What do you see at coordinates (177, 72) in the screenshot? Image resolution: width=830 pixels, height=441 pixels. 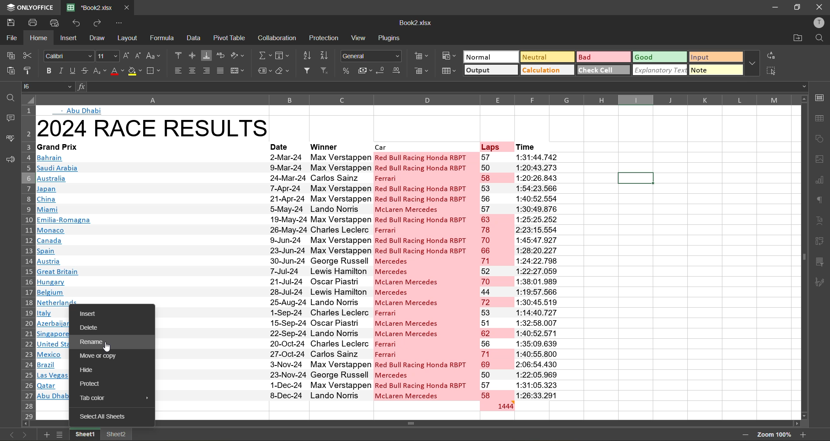 I see `align left` at bounding box center [177, 72].